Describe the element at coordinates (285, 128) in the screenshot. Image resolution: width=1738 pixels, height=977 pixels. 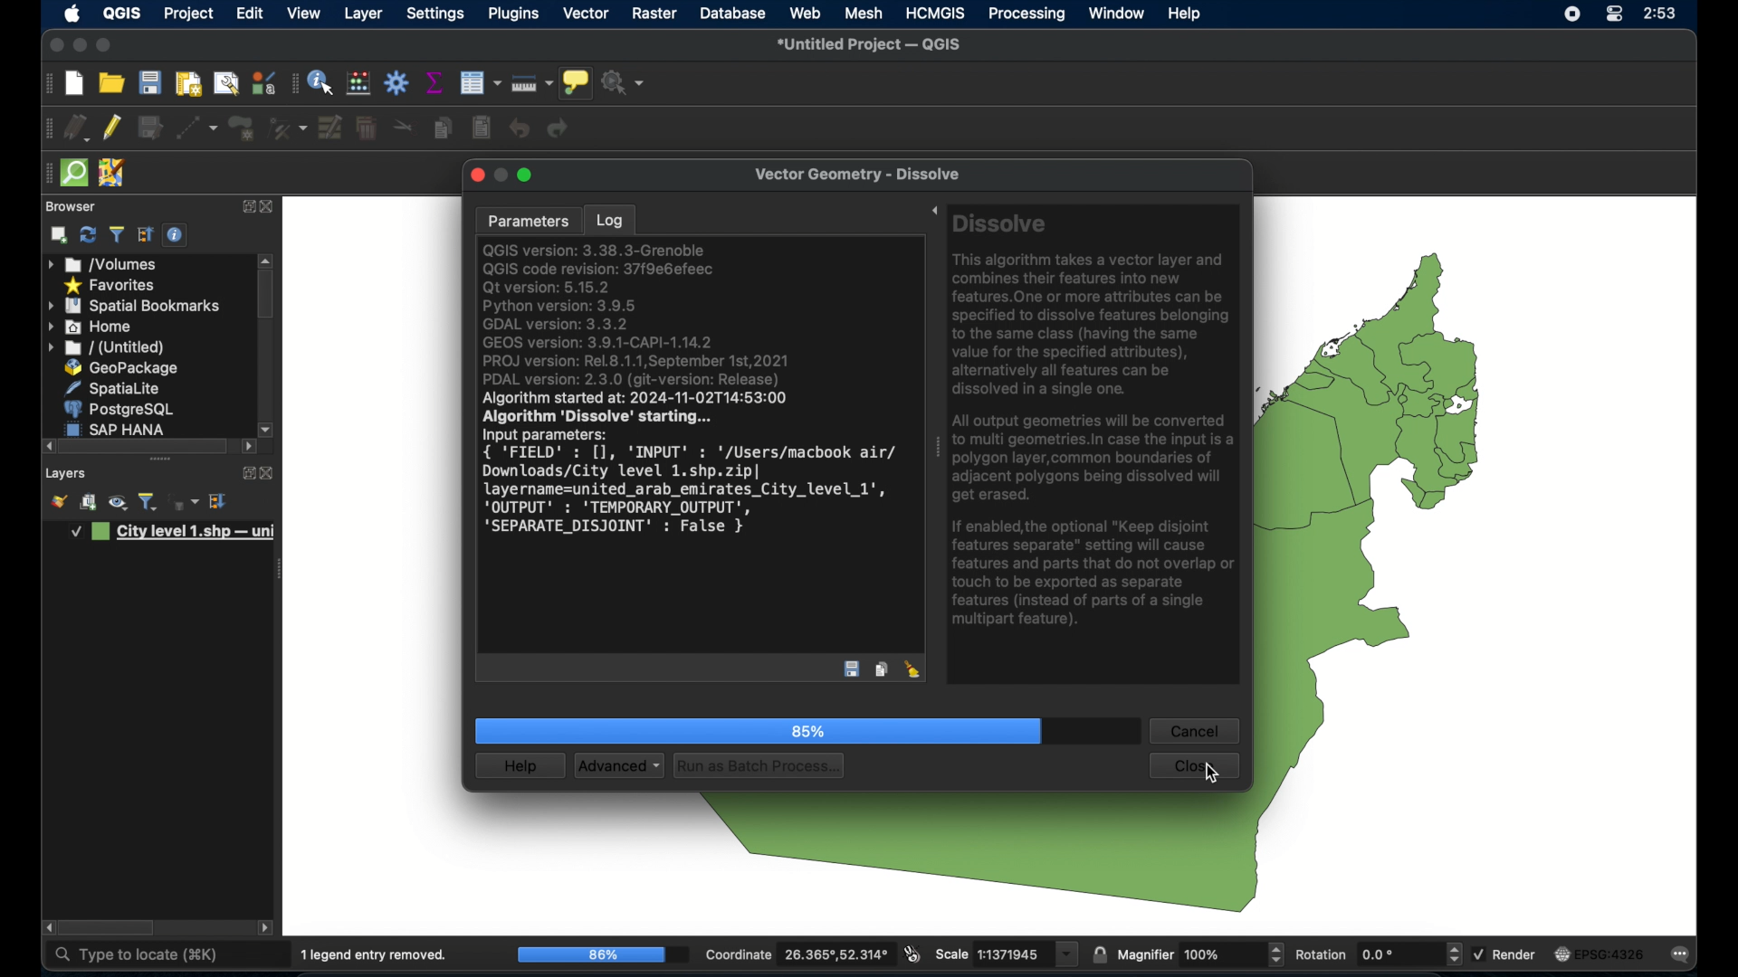
I see `vertes tool` at that location.